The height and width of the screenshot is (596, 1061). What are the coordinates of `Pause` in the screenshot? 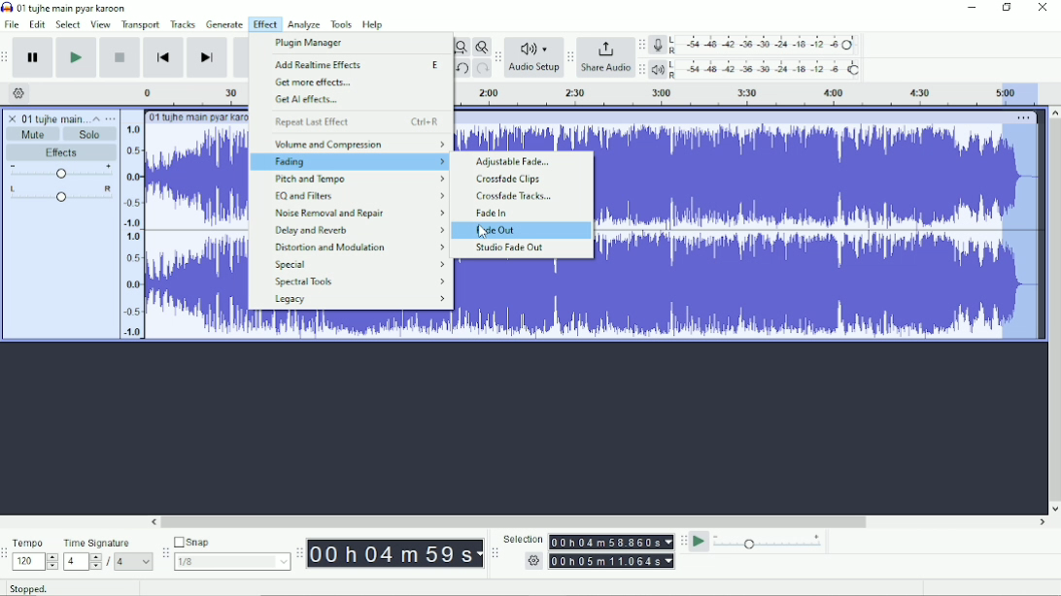 It's located at (33, 57).